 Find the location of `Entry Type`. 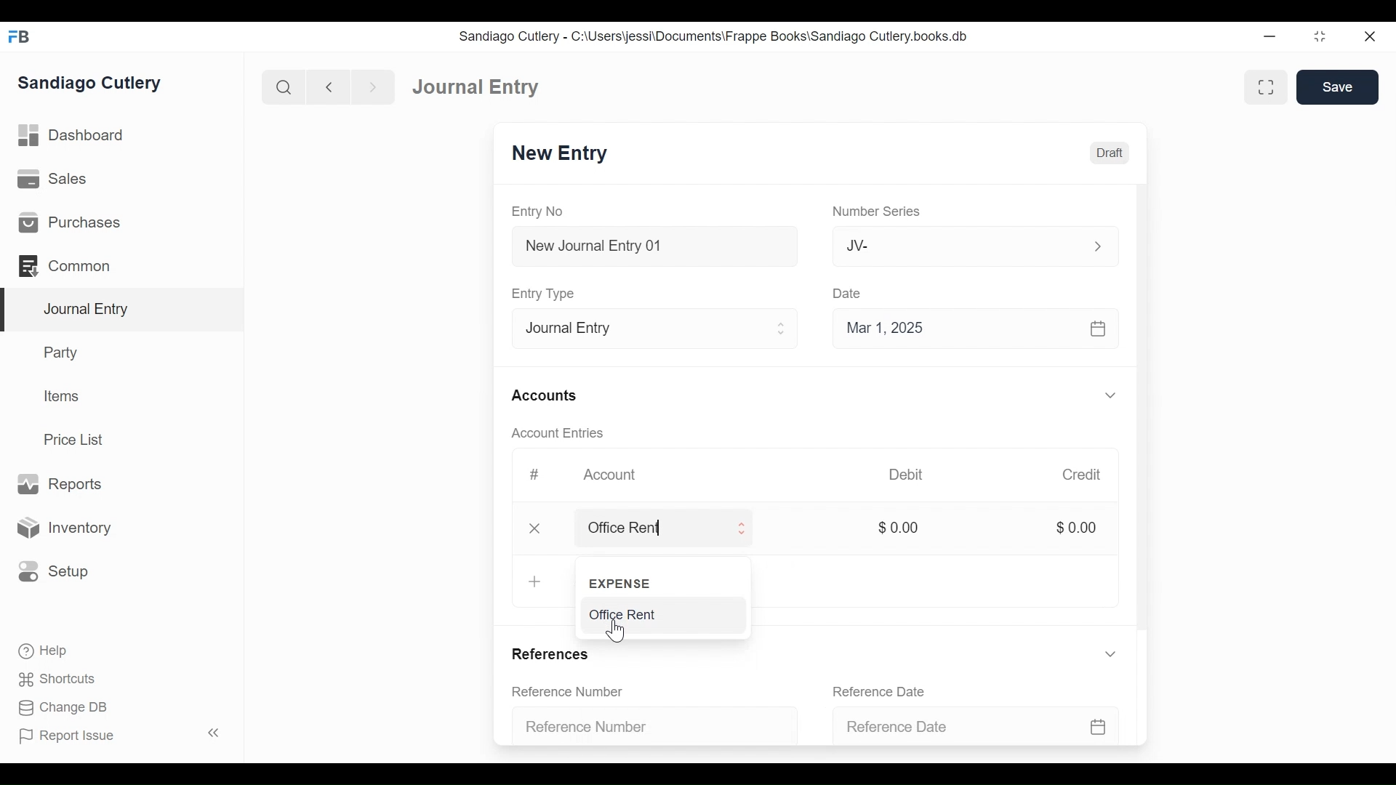

Entry Type is located at coordinates (650, 326).